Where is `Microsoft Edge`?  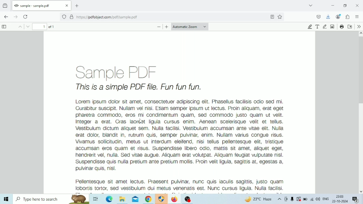 Microsoft Edge is located at coordinates (109, 199).